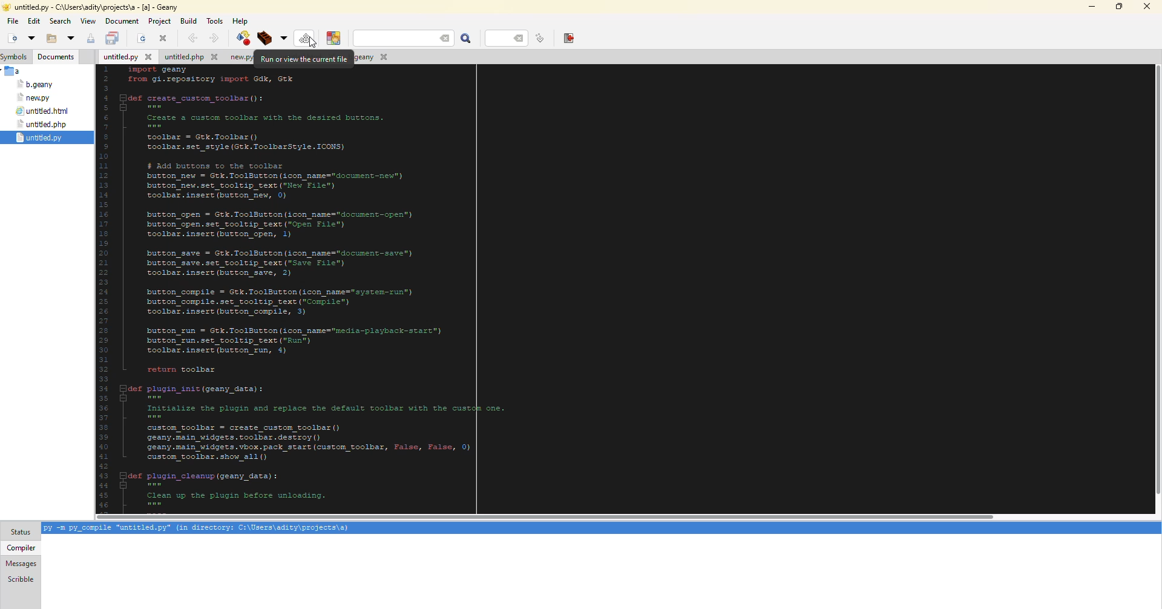  What do you see at coordinates (334, 39) in the screenshot?
I see `color` at bounding box center [334, 39].